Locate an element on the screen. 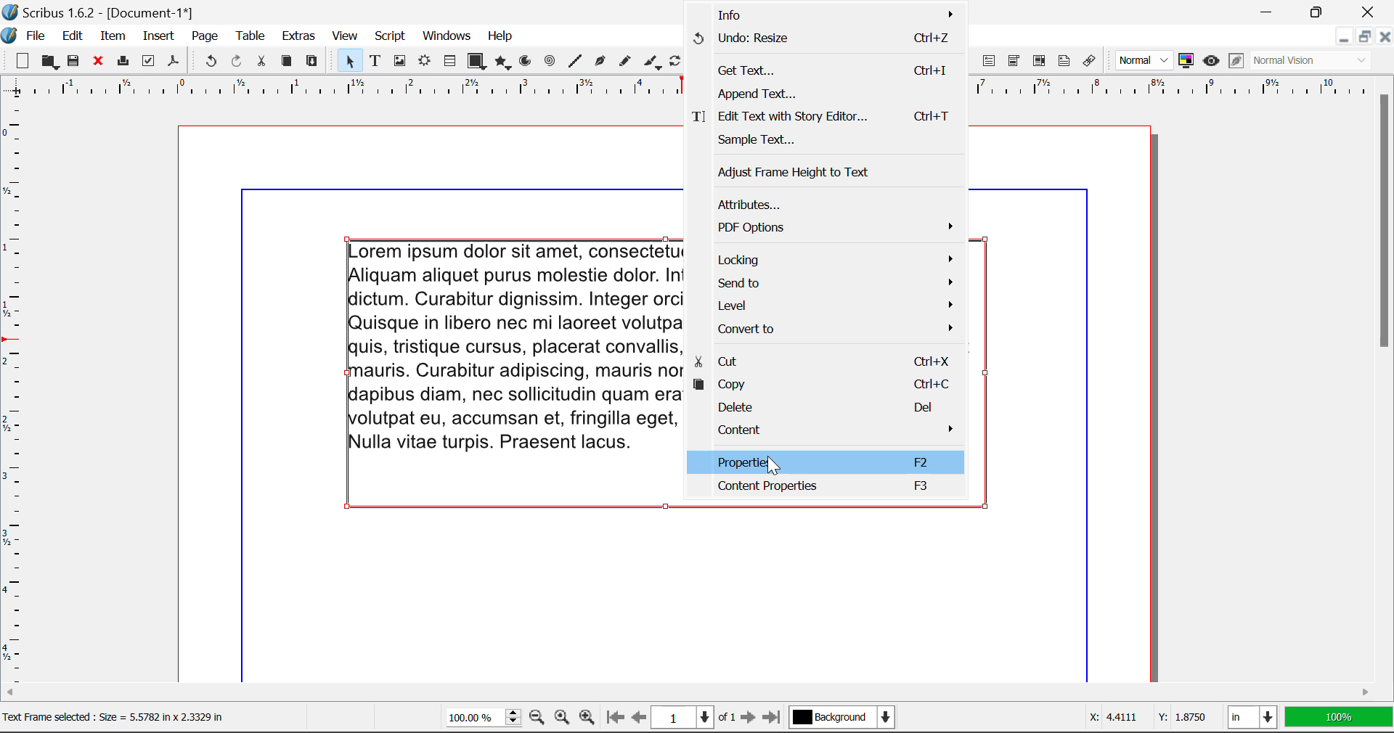 The height and width of the screenshot is (733, 1394). Visual Appearance Type is located at coordinates (1312, 62).